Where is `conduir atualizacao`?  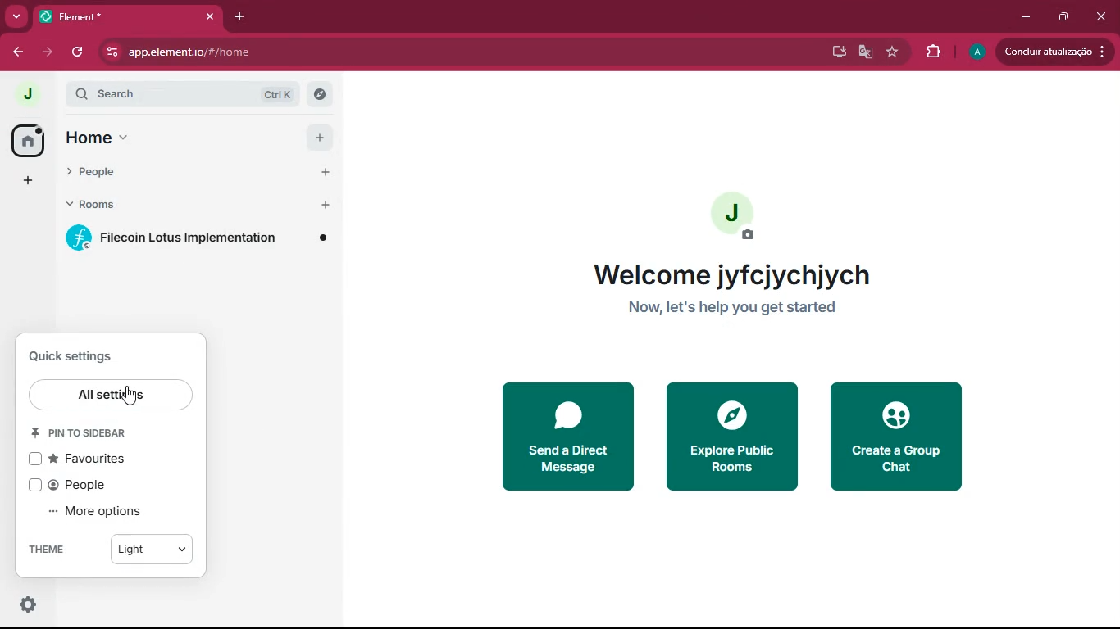 conduir atualizacao is located at coordinates (1054, 52).